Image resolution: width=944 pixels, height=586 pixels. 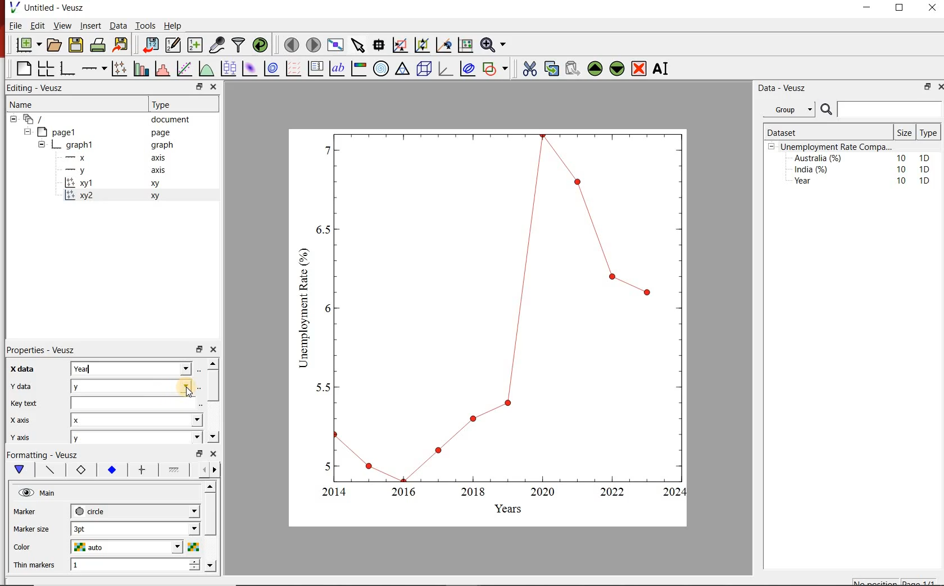 What do you see at coordinates (33, 513) in the screenshot?
I see `MArker` at bounding box center [33, 513].